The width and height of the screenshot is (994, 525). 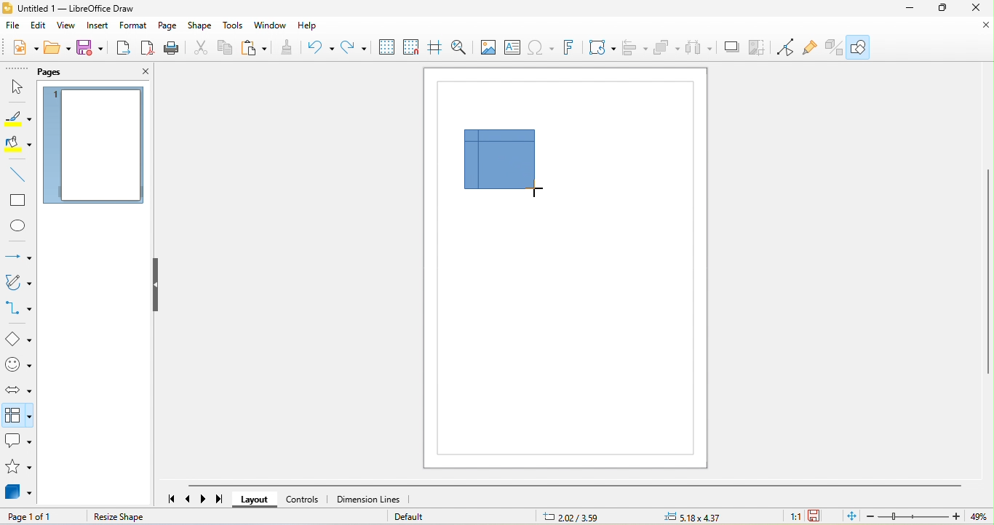 I want to click on snap to grid, so click(x=414, y=48).